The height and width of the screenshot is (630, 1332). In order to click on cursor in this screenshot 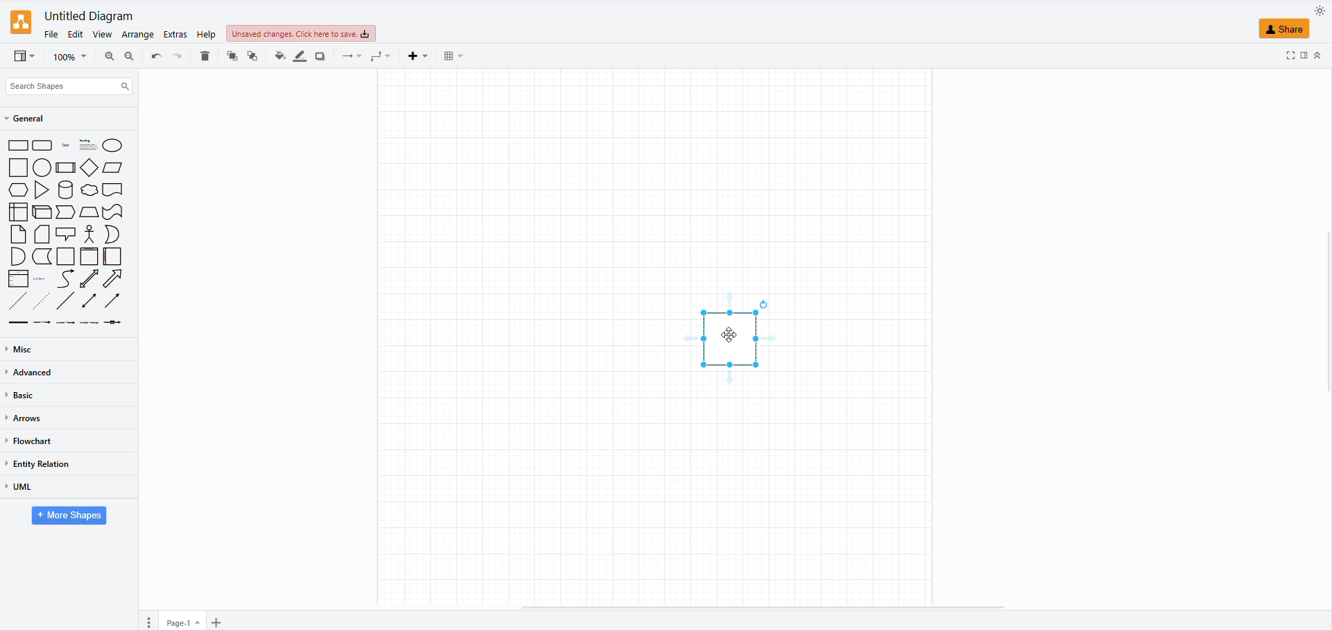, I will do `click(727, 341)`.